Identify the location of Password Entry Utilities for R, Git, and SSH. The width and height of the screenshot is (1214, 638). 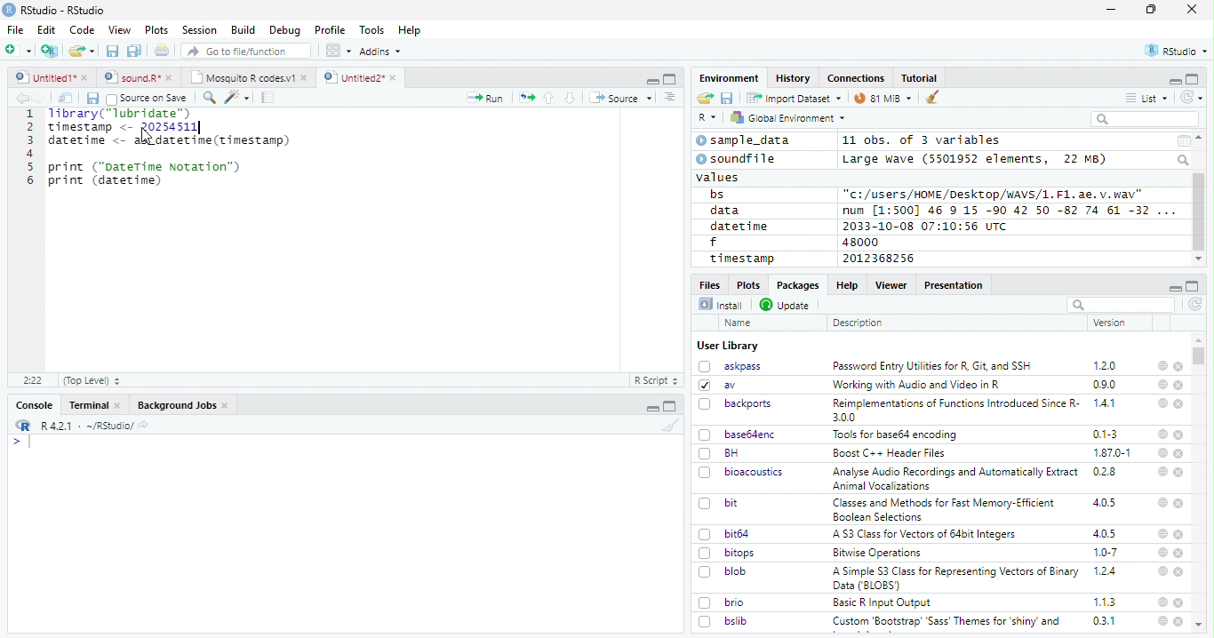
(932, 366).